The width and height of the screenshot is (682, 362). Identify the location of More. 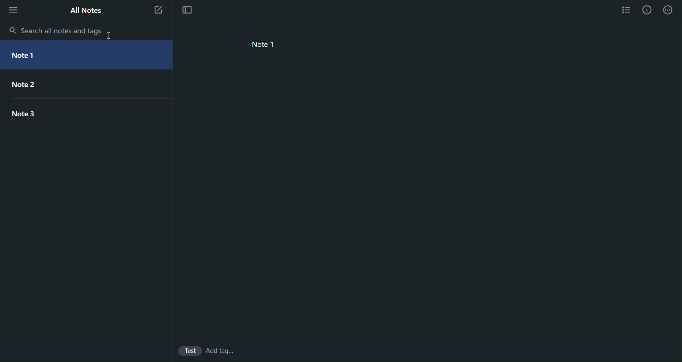
(671, 10).